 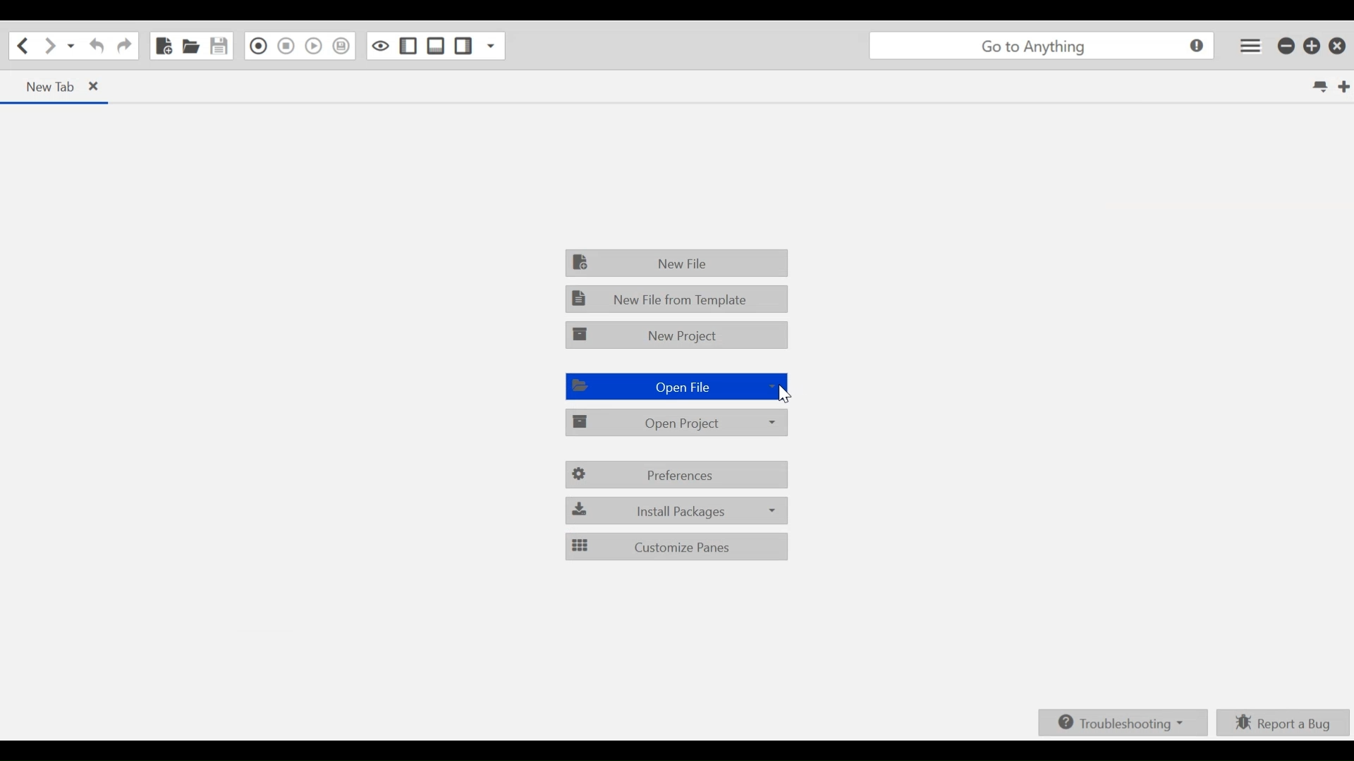 I want to click on Install packages, so click(x=675, y=511).